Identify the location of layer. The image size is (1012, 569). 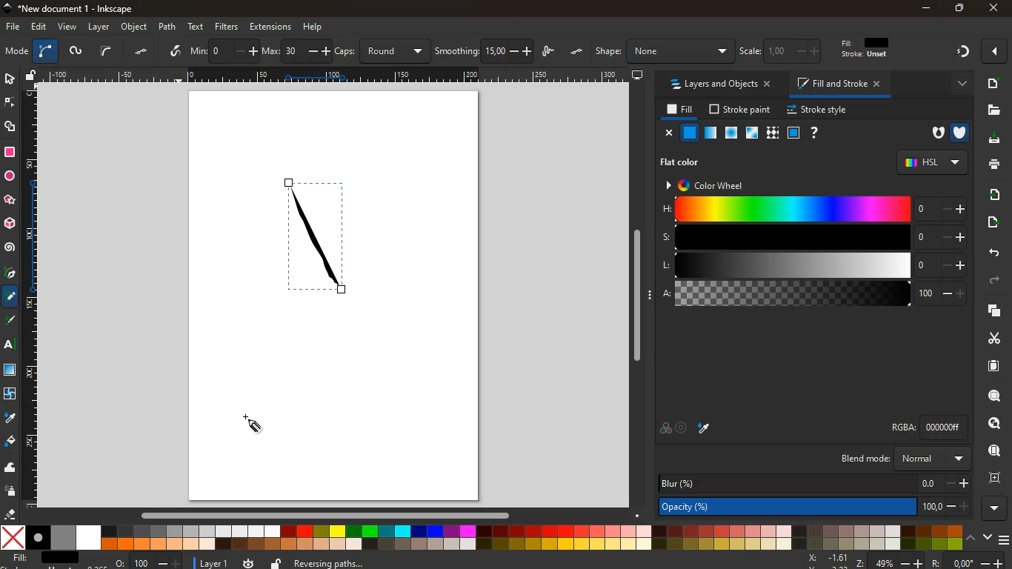
(101, 27).